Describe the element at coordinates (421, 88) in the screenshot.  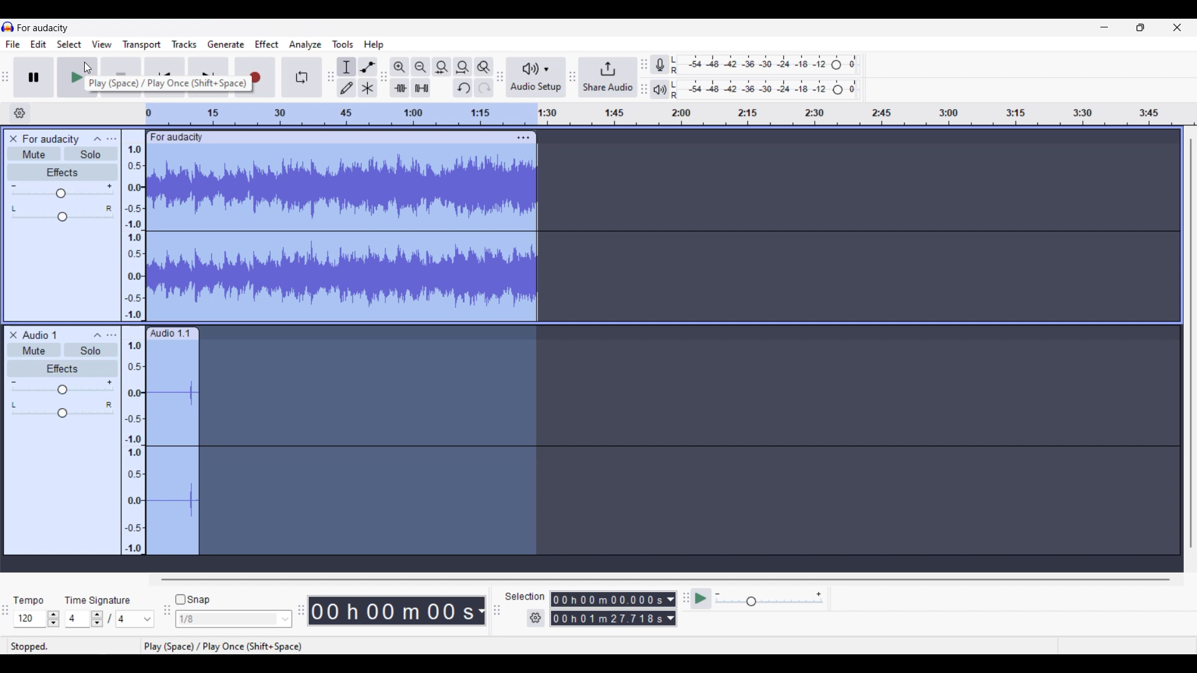
I see `Silence audio selection` at that location.